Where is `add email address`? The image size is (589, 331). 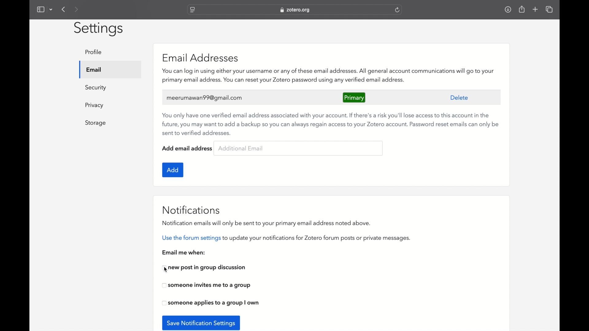
add email address is located at coordinates (187, 148).